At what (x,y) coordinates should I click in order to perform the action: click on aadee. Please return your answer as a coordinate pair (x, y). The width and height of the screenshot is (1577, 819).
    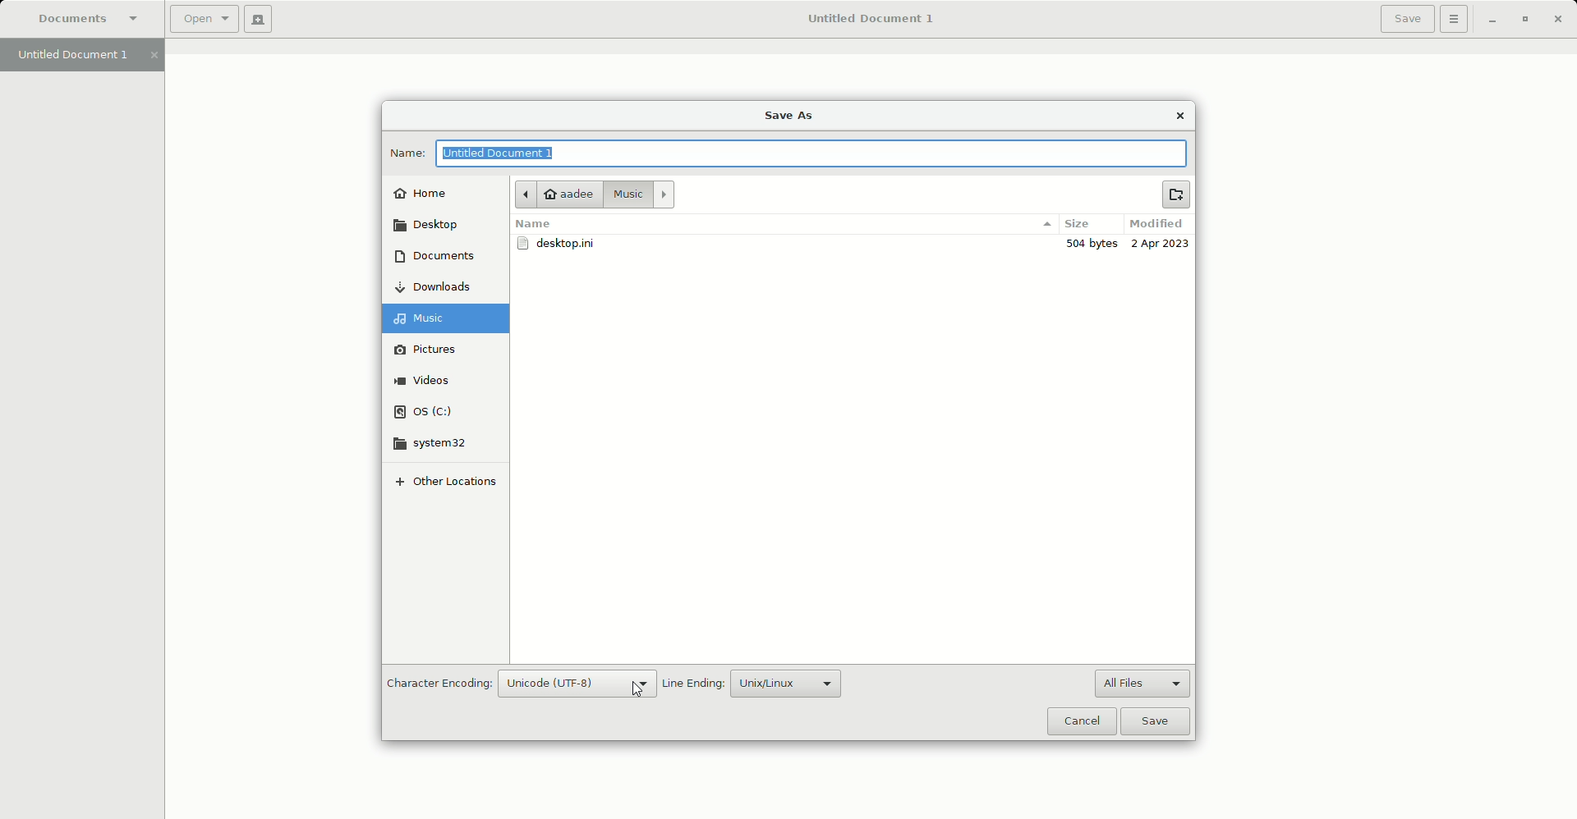
    Looking at the image, I should click on (558, 193).